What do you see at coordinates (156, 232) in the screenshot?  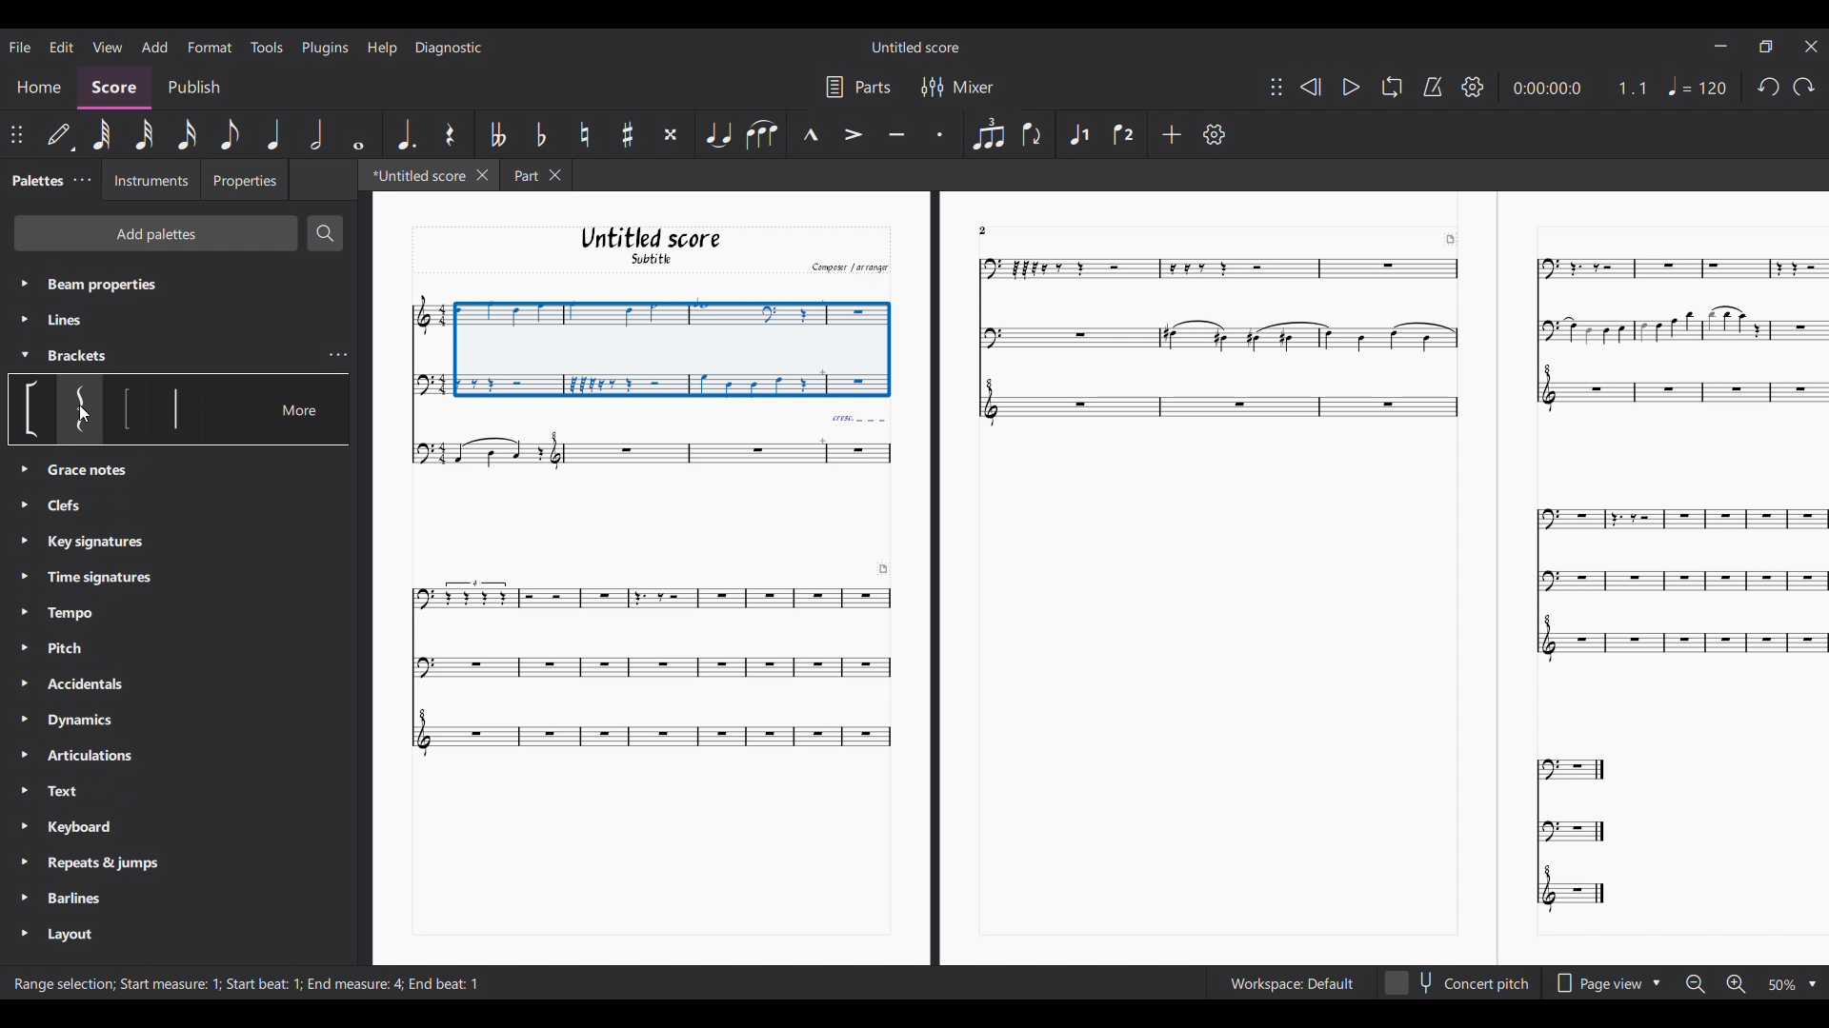 I see `Add palette` at bounding box center [156, 232].